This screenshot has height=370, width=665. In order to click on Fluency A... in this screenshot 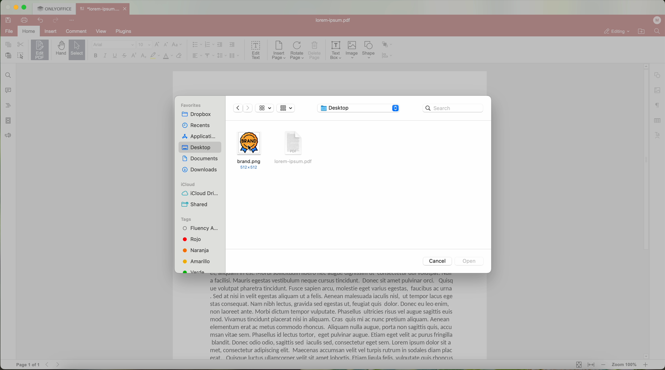, I will do `click(201, 229)`.